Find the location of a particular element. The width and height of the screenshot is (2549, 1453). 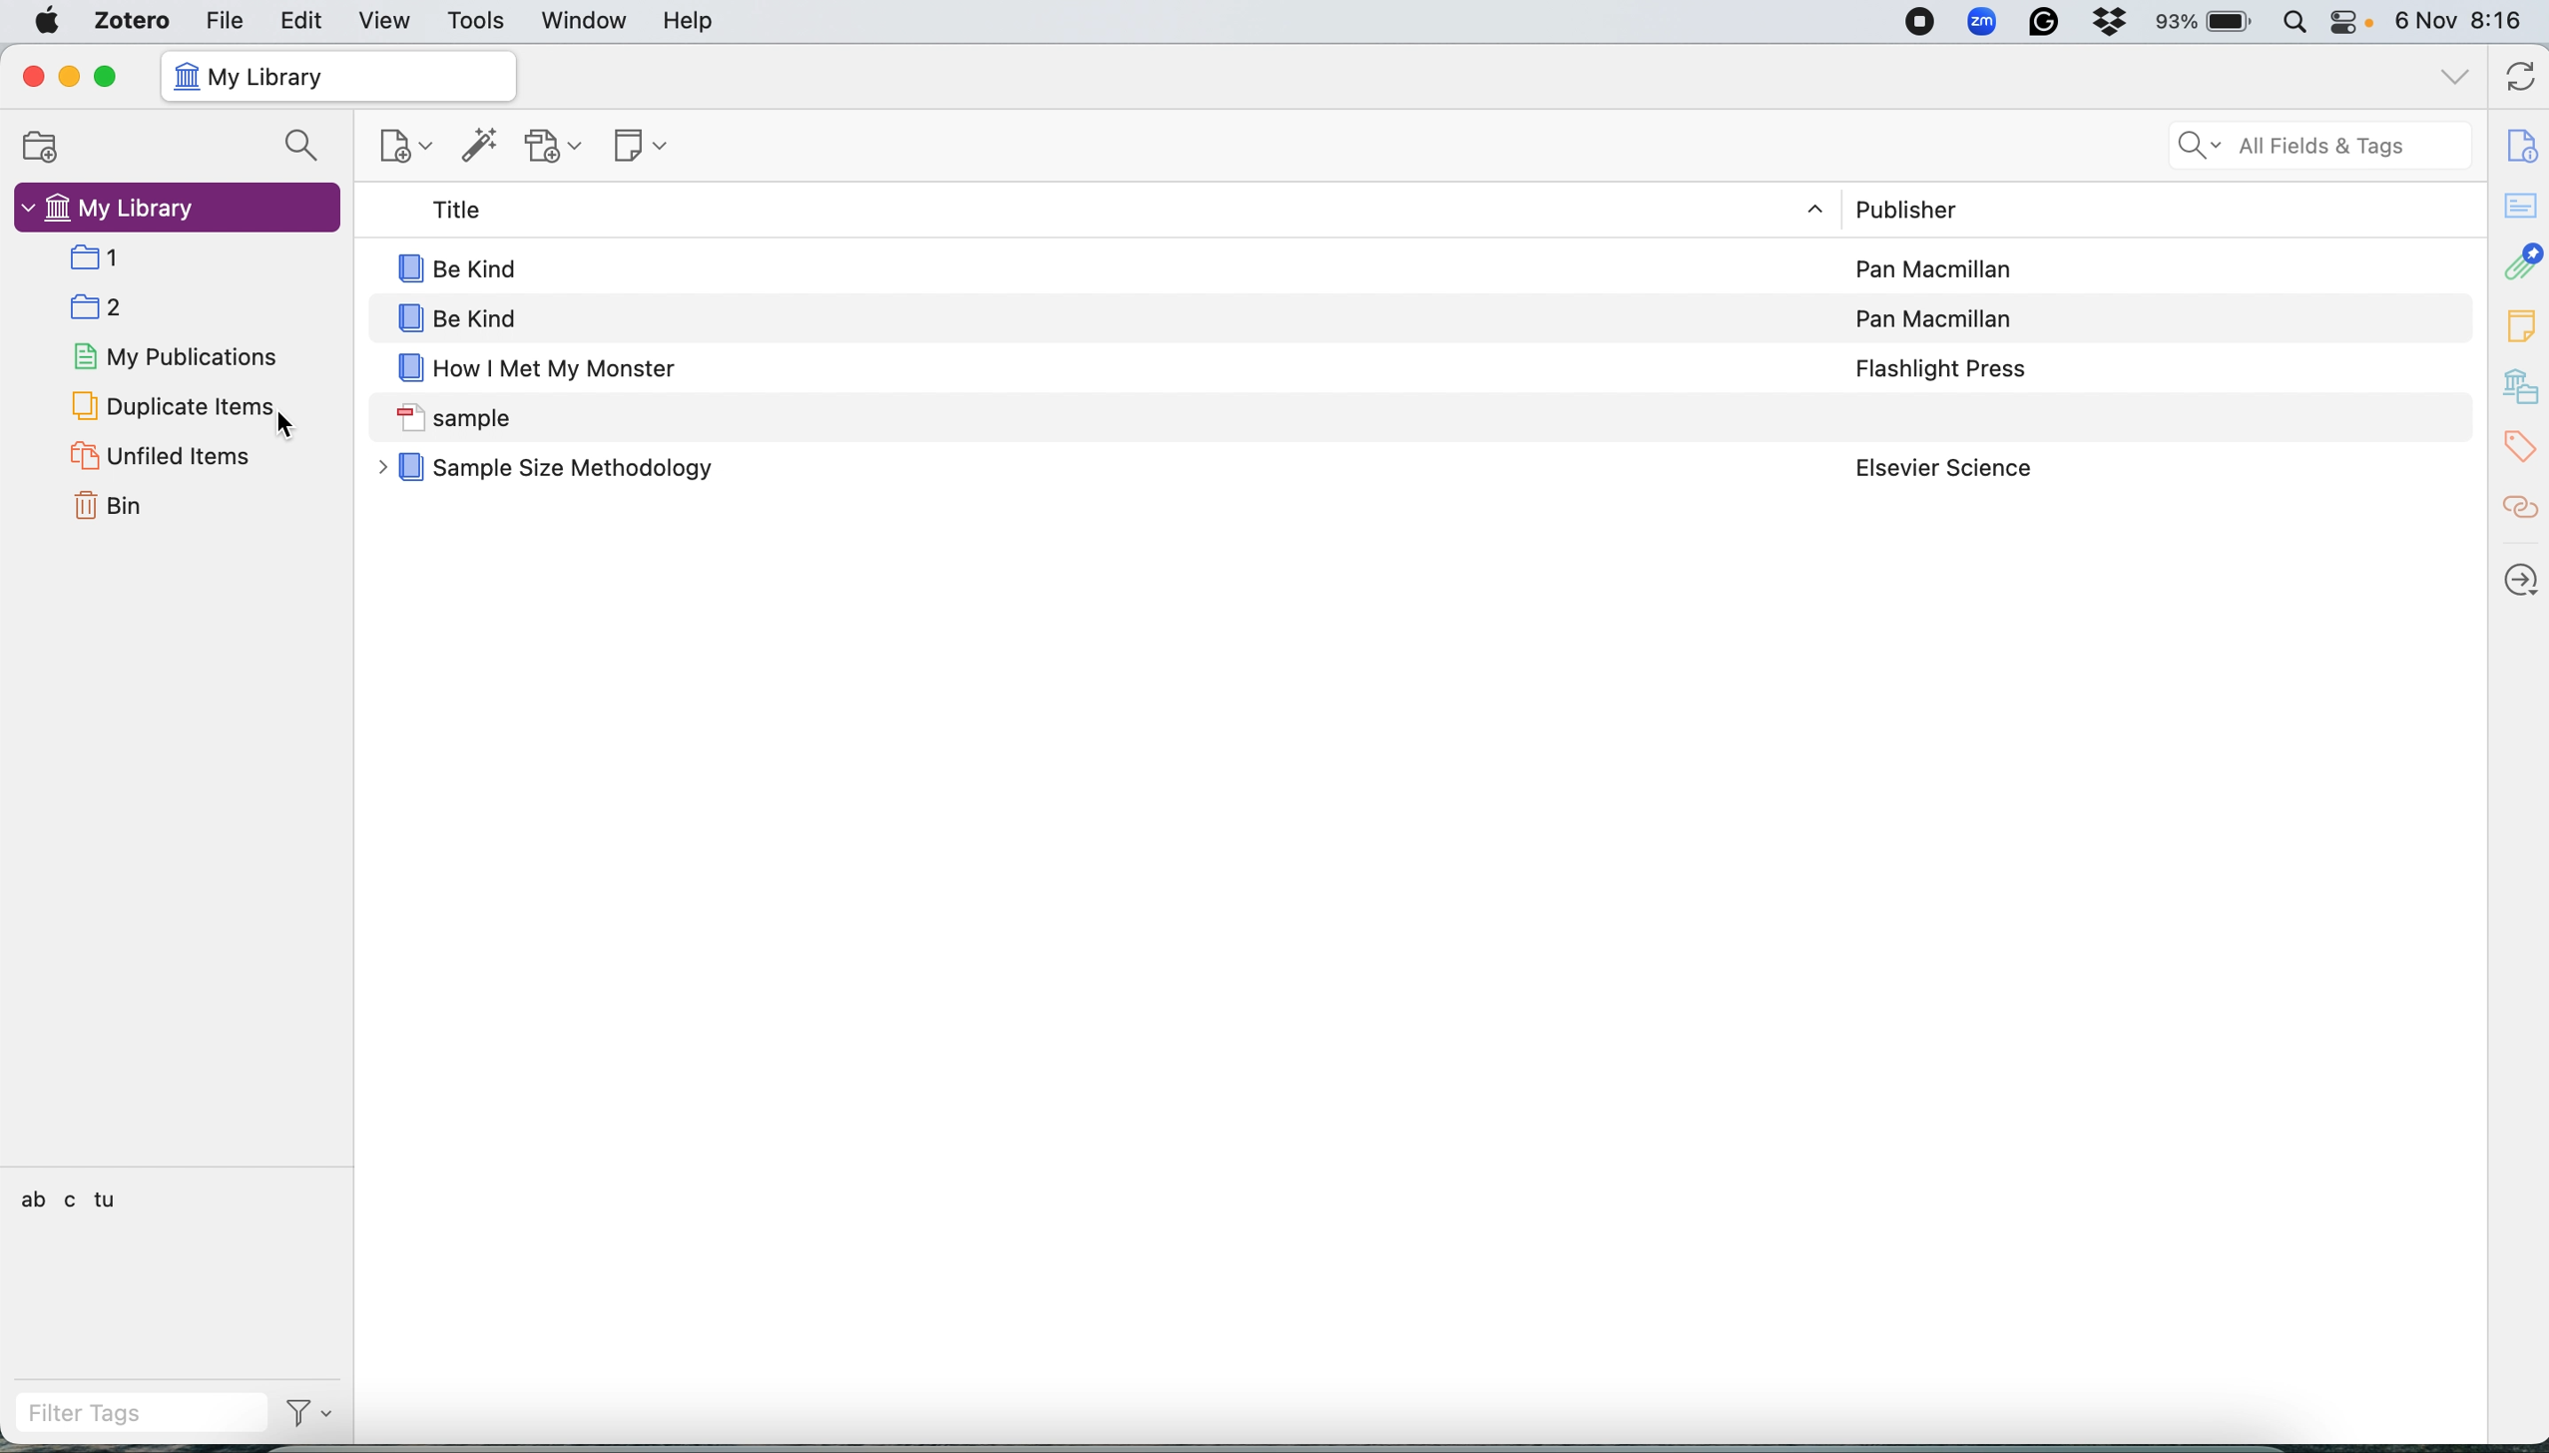

note is located at coordinates (2520, 326).